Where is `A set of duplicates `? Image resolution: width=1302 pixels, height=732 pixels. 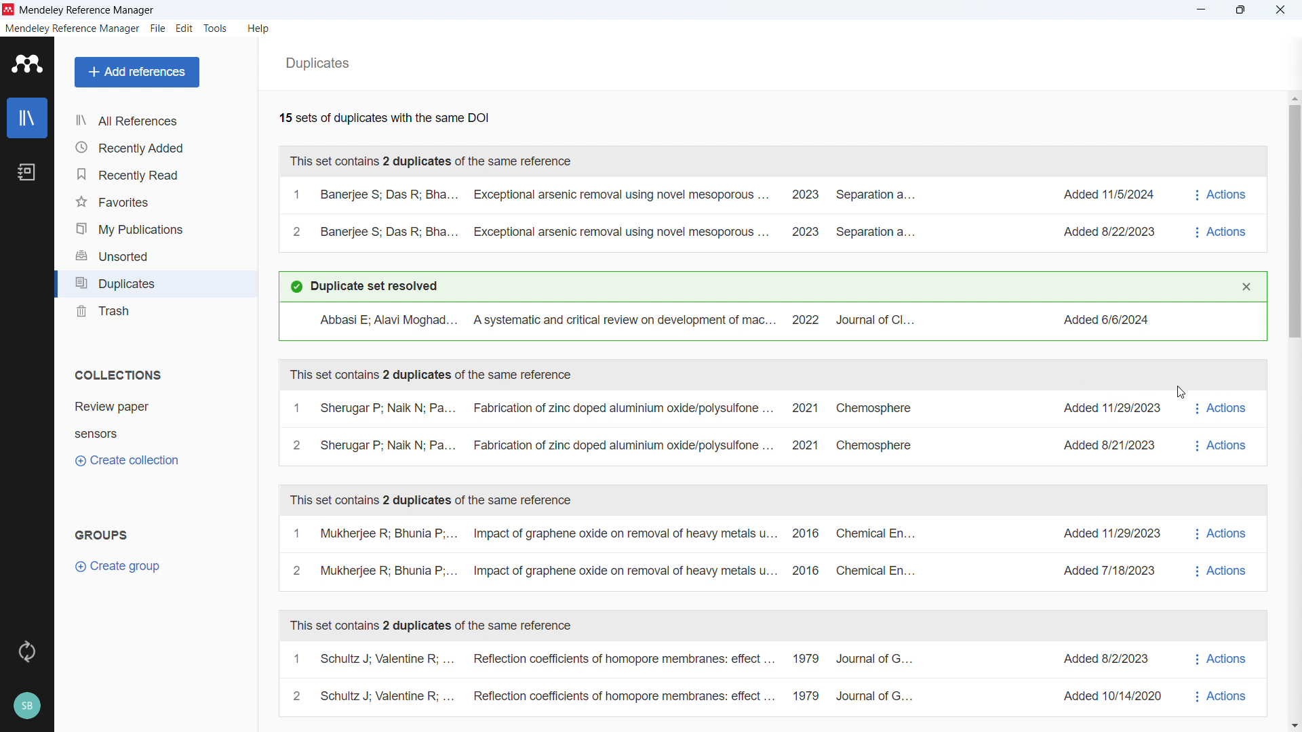
A set of duplicates  is located at coordinates (730, 216).